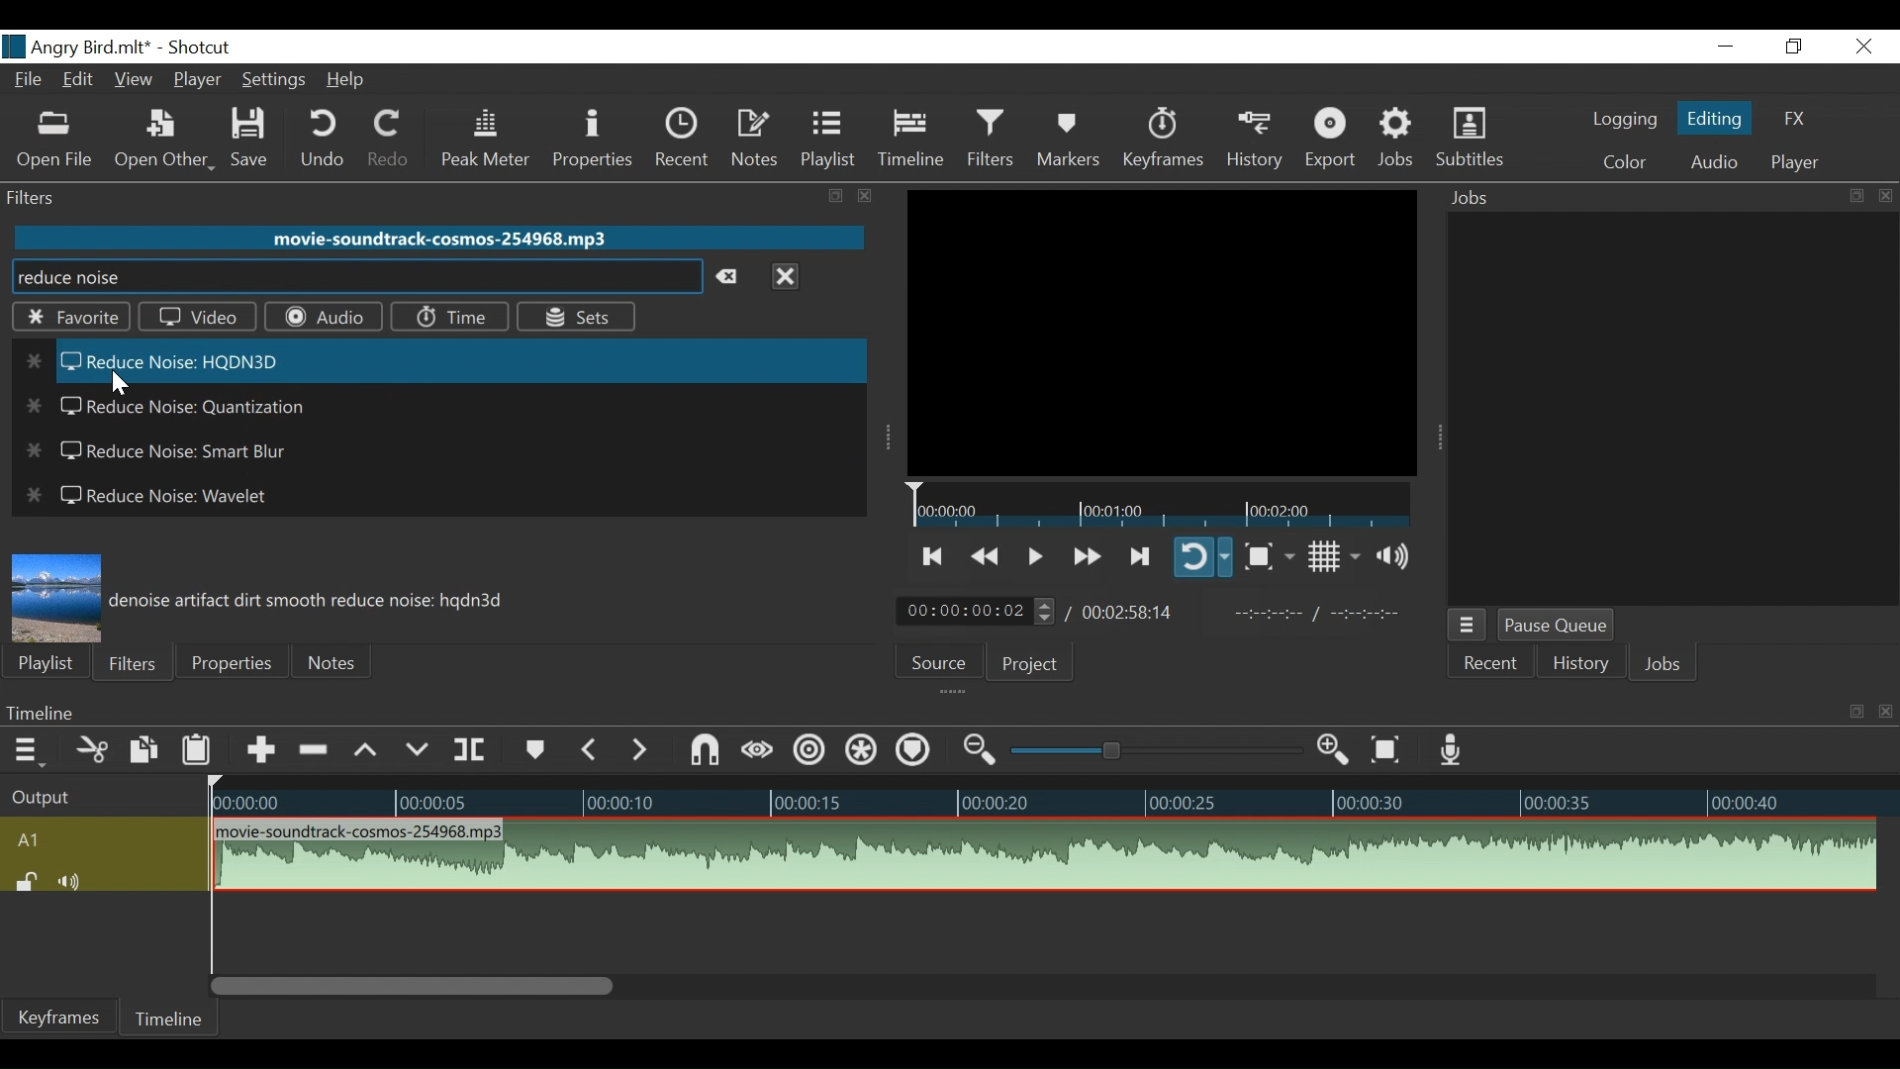  Describe the element at coordinates (163, 141) in the screenshot. I see `Open Other` at that location.